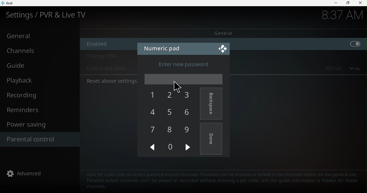 The height and width of the screenshot is (193, 367). What do you see at coordinates (348, 3) in the screenshot?
I see `Maximize` at bounding box center [348, 3].